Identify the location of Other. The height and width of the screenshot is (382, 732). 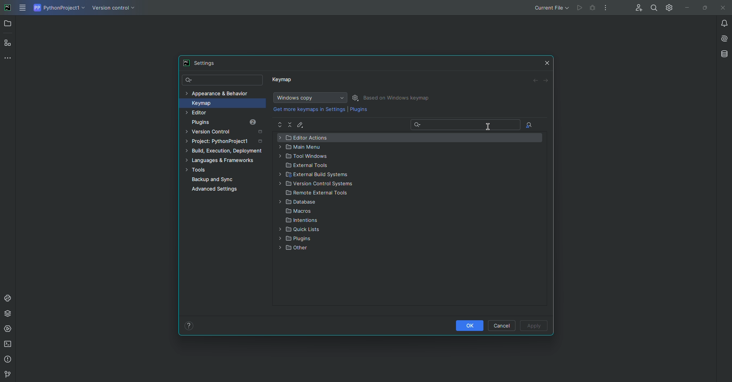
(294, 249).